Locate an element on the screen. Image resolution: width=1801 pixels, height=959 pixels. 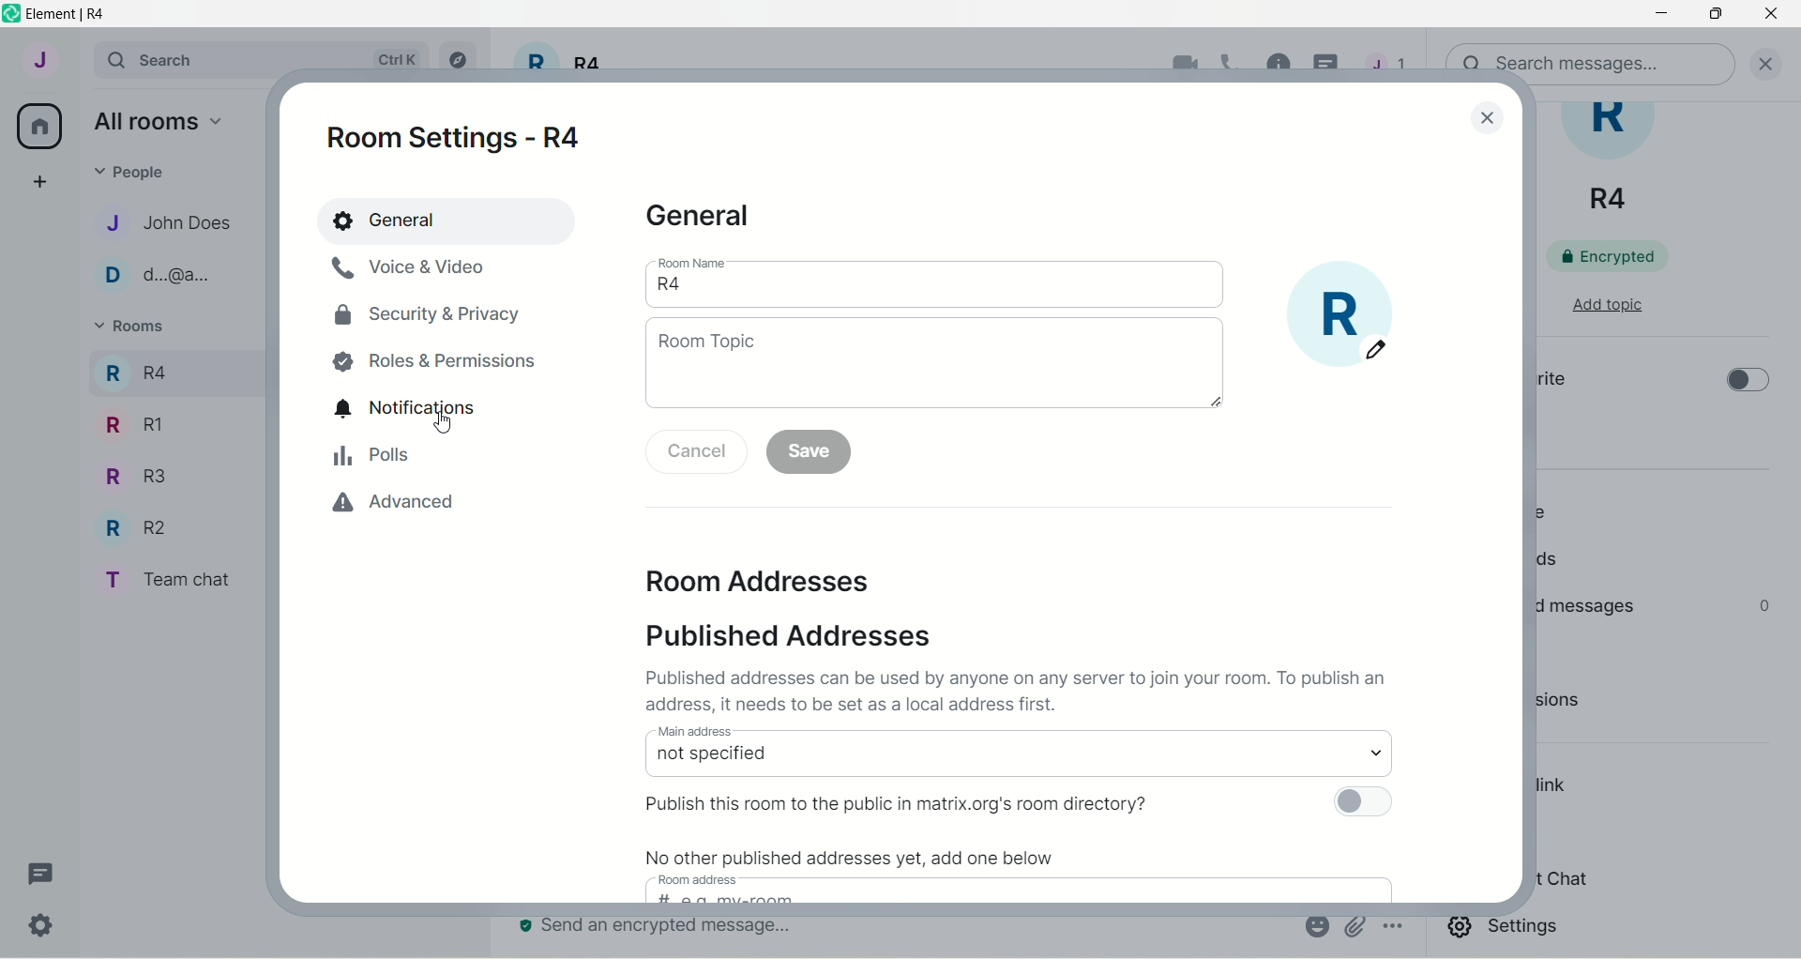
settings is located at coordinates (1507, 931).